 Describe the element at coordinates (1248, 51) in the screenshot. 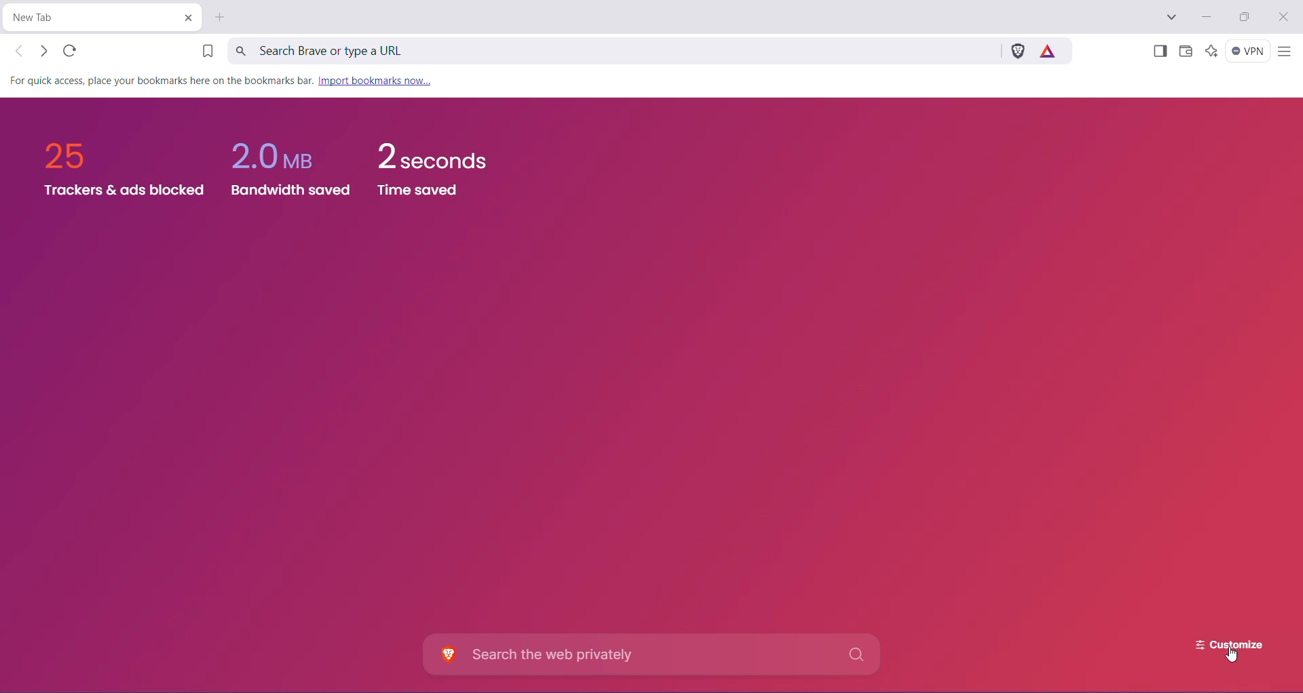

I see `Brave Firewall + VPN` at that location.